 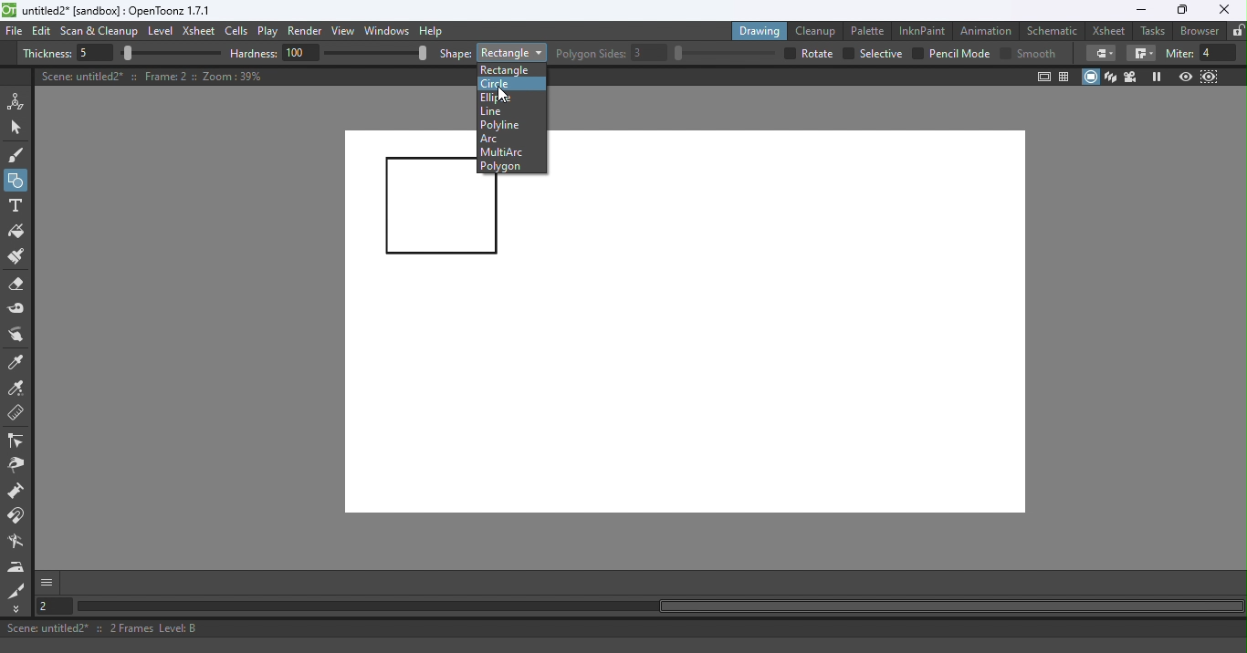 What do you see at coordinates (100, 33) in the screenshot?
I see `Scan & Cleanup` at bounding box center [100, 33].